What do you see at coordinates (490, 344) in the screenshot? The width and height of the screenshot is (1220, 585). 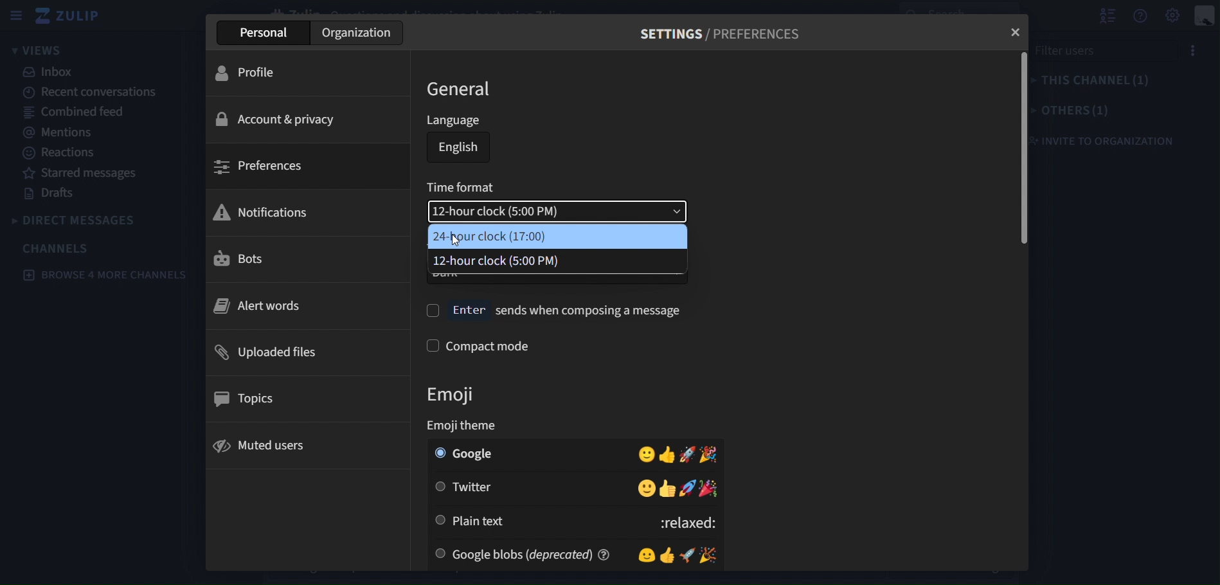 I see `compact mode` at bounding box center [490, 344].